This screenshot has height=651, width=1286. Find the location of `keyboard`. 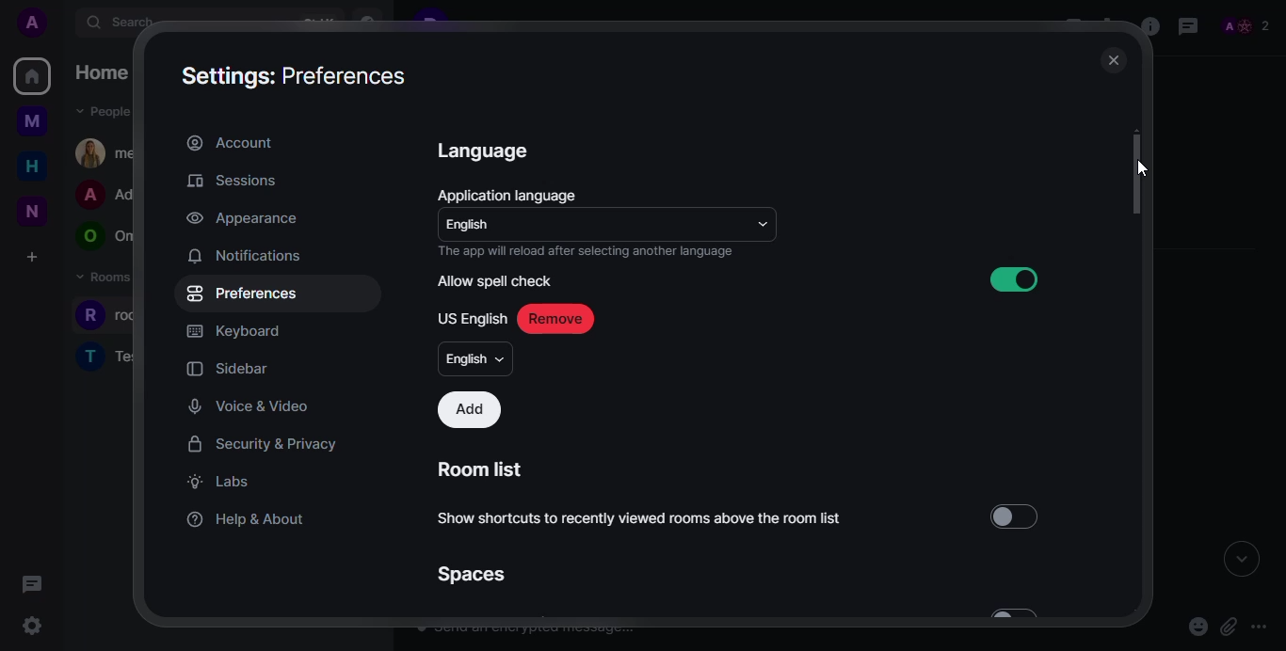

keyboard is located at coordinates (233, 331).